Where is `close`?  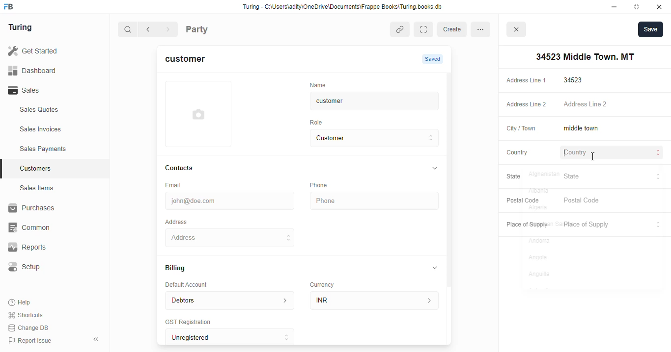
close is located at coordinates (661, 7).